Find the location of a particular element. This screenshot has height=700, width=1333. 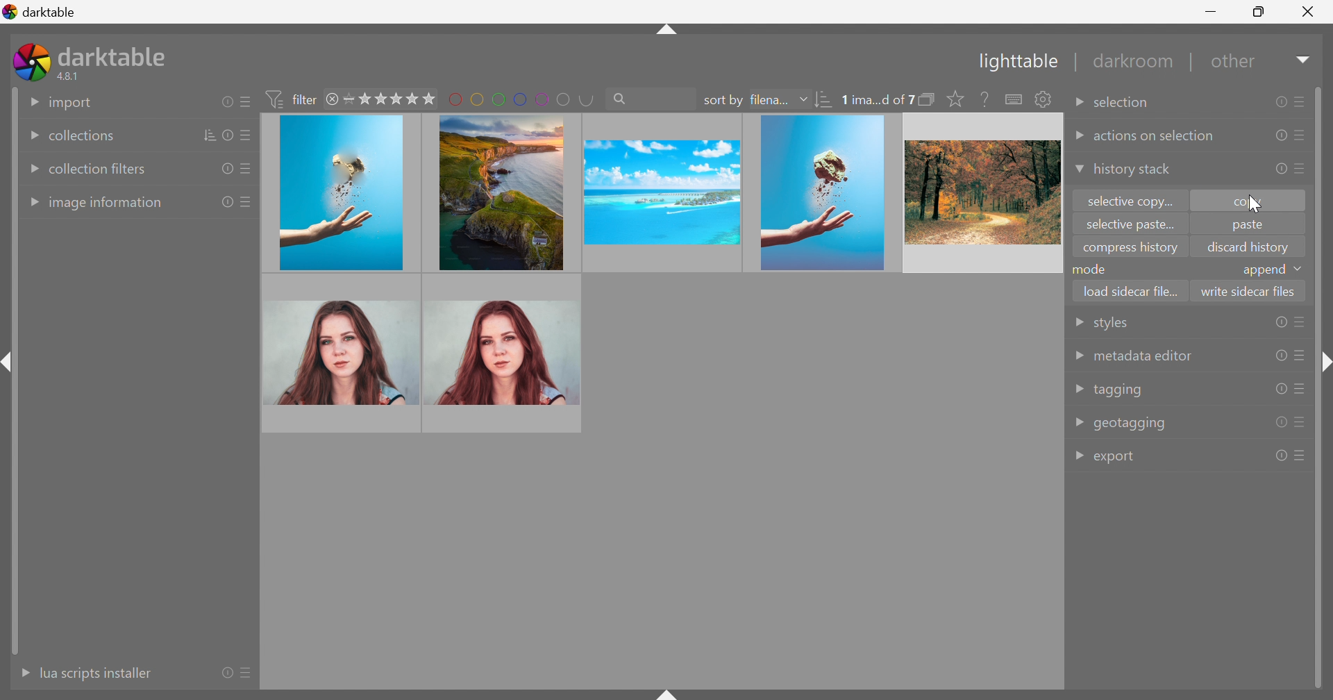

Drop Down is located at coordinates (28, 137).